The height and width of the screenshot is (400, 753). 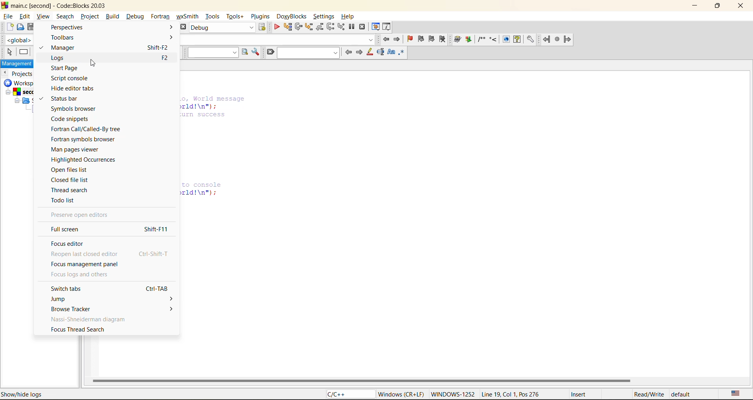 I want to click on fortran, so click(x=160, y=16).